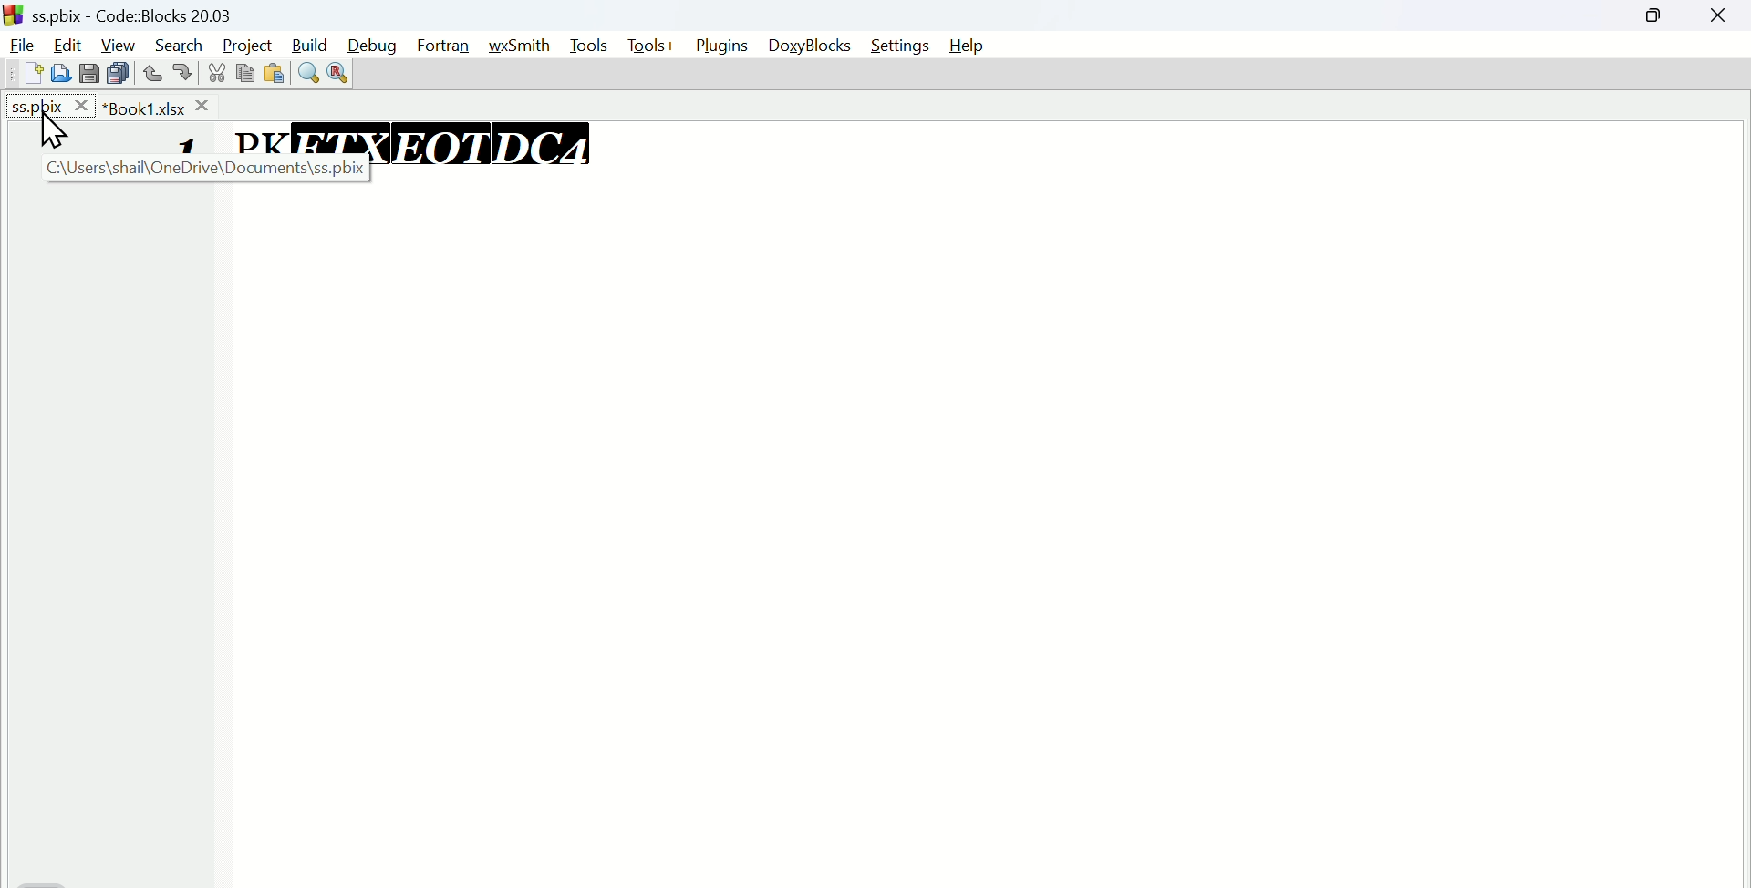  Describe the element at coordinates (159, 106) in the screenshot. I see `book1.xlsx` at that location.